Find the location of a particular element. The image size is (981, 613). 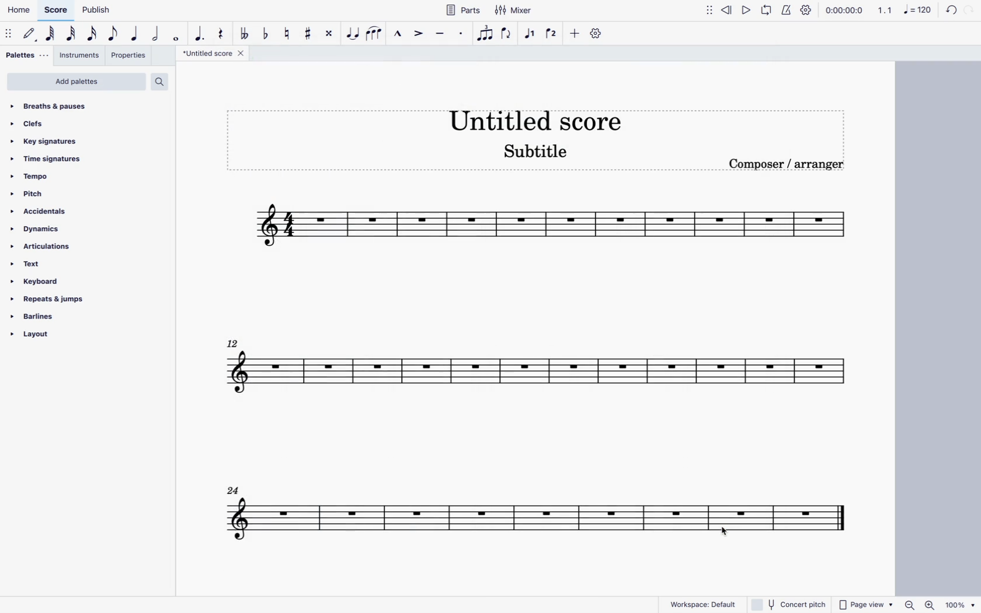

add palettes is located at coordinates (76, 83).